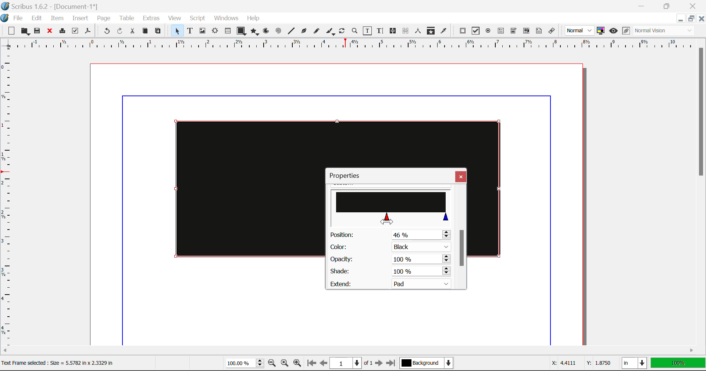  Describe the element at coordinates (228, 32) in the screenshot. I see `Tables` at that location.